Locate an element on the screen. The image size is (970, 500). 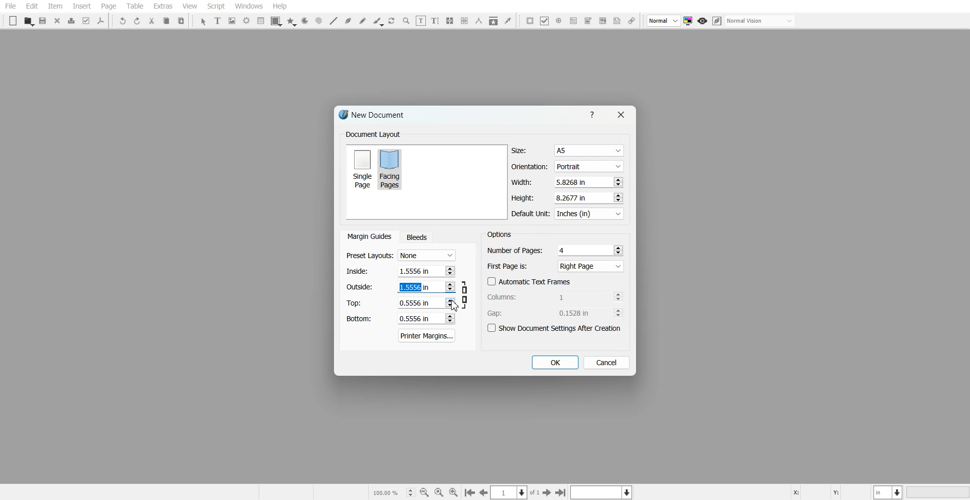
Polygon is located at coordinates (292, 22).